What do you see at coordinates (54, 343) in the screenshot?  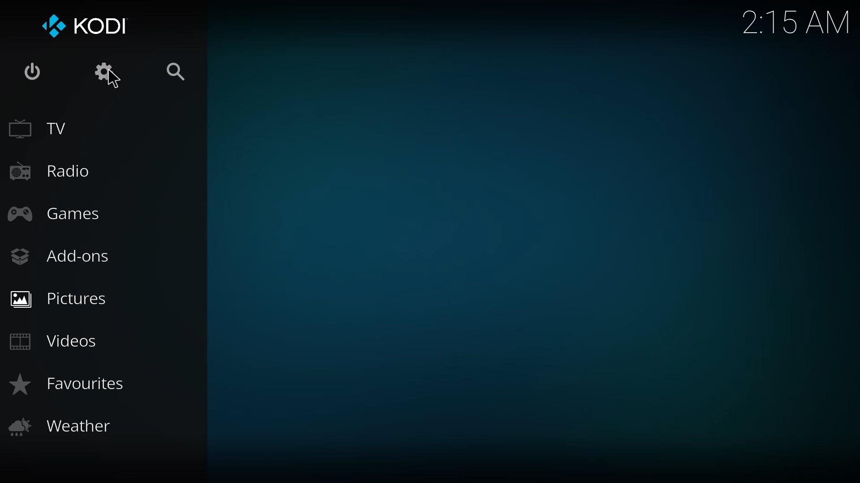 I see `videos` at bounding box center [54, 343].